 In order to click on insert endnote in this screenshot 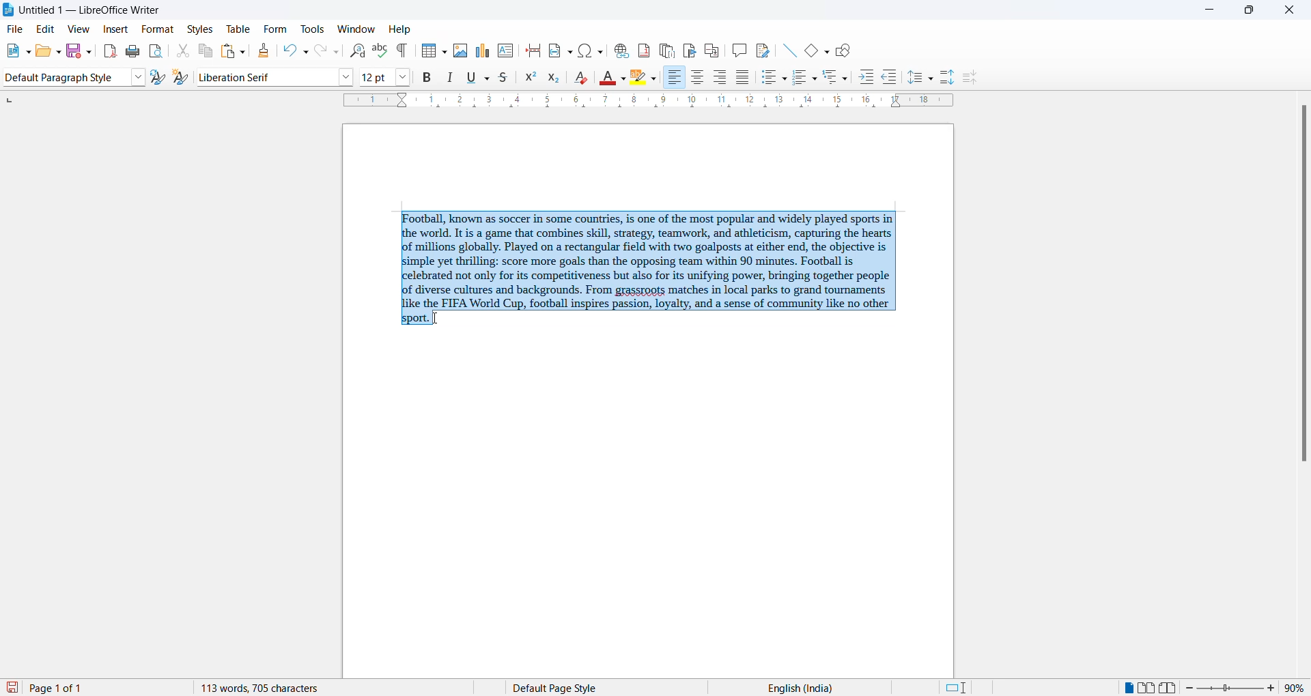, I will do `click(667, 48)`.